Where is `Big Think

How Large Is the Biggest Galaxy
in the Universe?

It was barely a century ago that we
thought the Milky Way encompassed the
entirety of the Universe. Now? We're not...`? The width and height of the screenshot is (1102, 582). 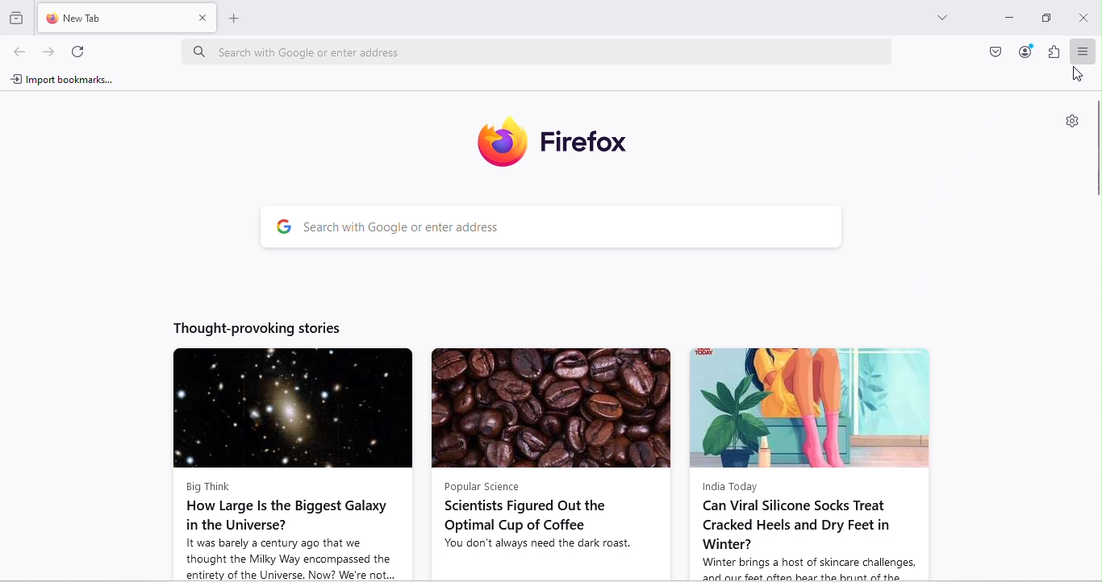 Big Think

How Large Is the Biggest Galaxy
in the Universe?

It was barely a century ago that we
thought the Milky Way encompassed the
entirety of the Universe. Now? We're not... is located at coordinates (289, 529).